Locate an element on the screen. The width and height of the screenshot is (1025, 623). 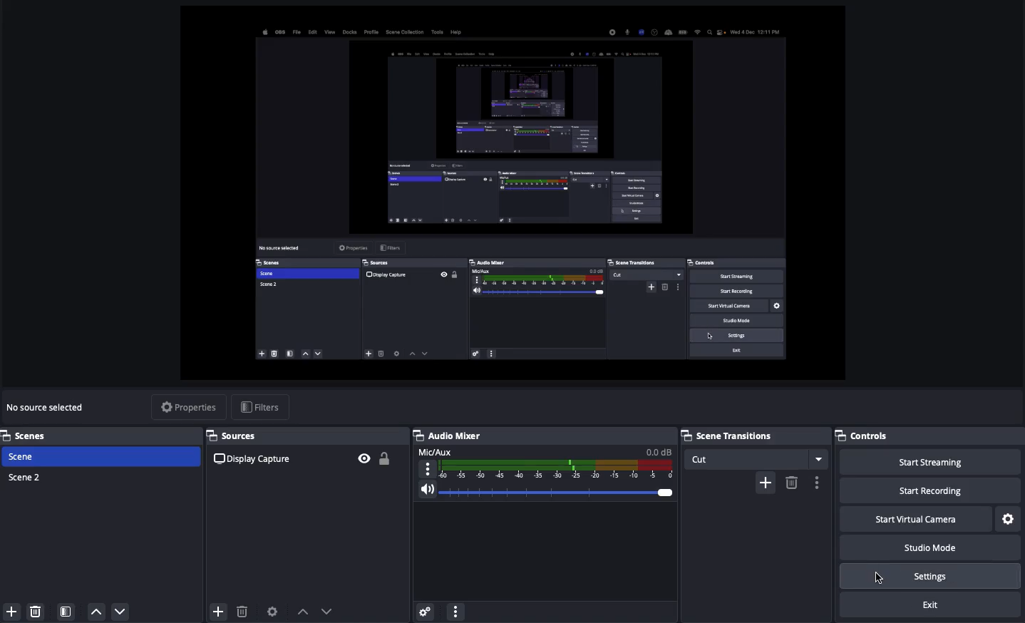
Advanced audio menu is located at coordinates (425, 610).